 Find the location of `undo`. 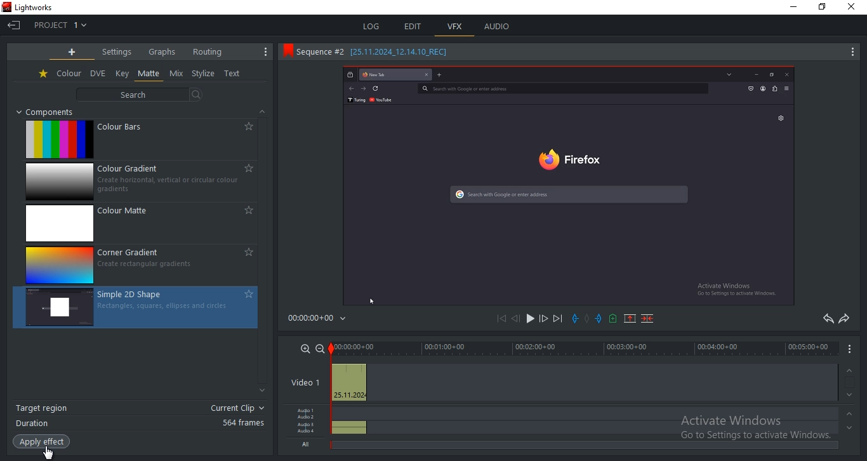

undo is located at coordinates (826, 319).